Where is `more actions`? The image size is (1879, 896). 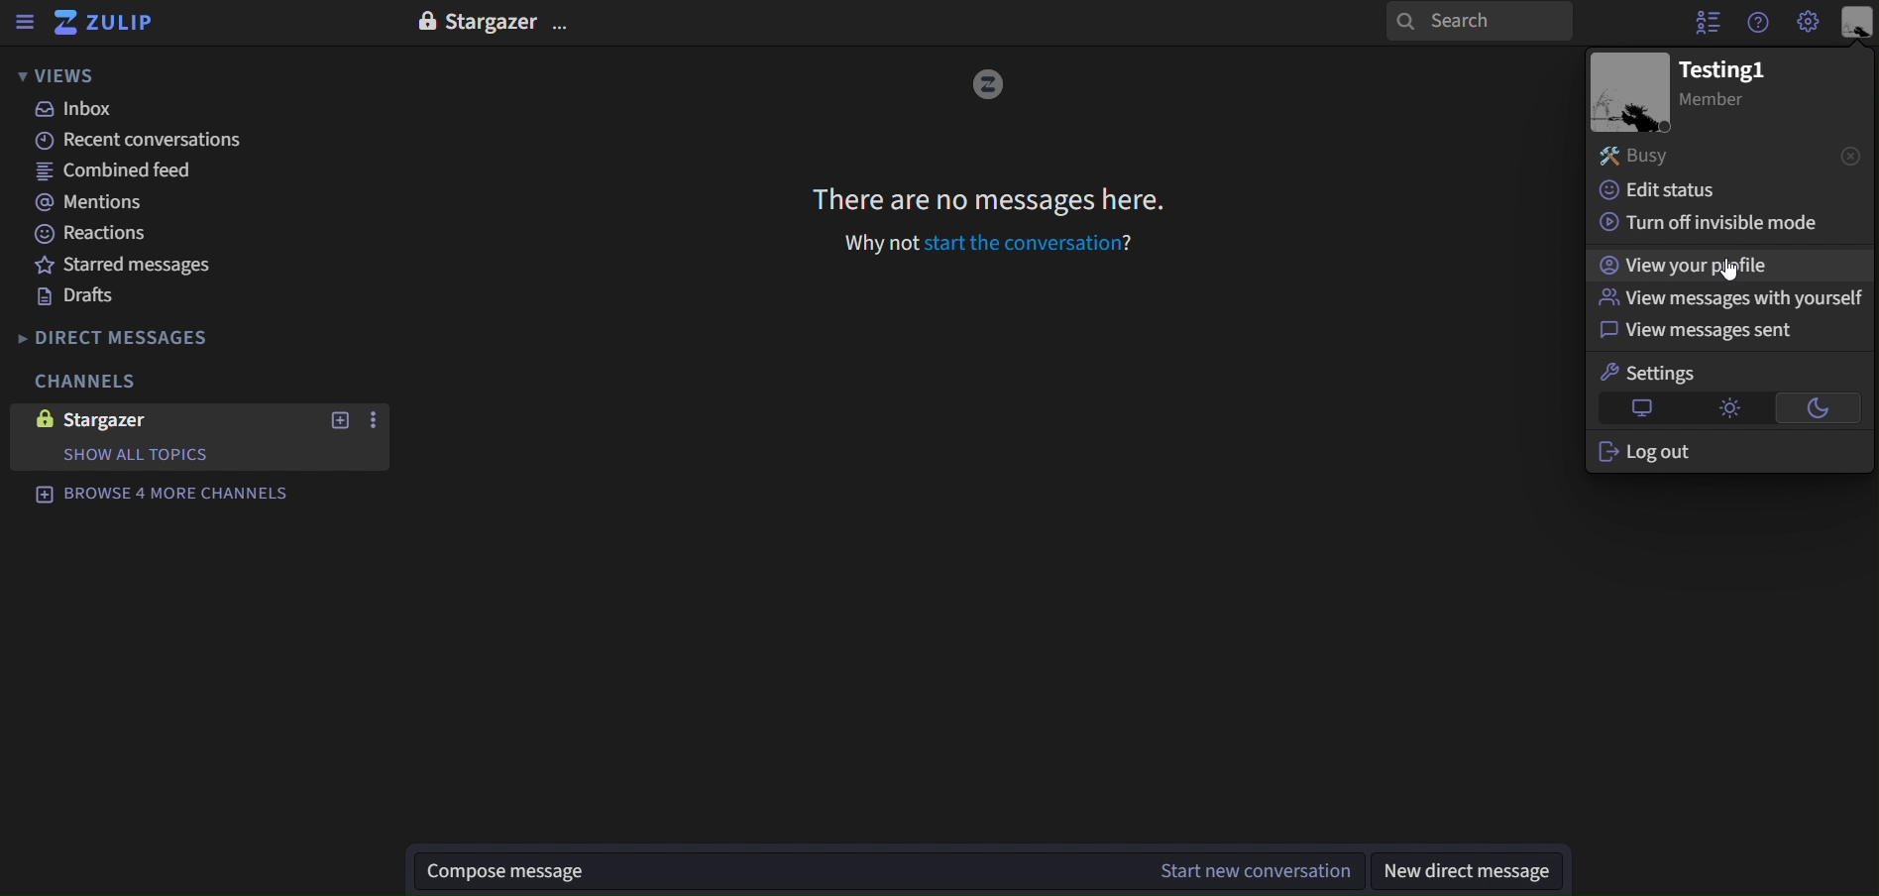 more actions is located at coordinates (376, 421).